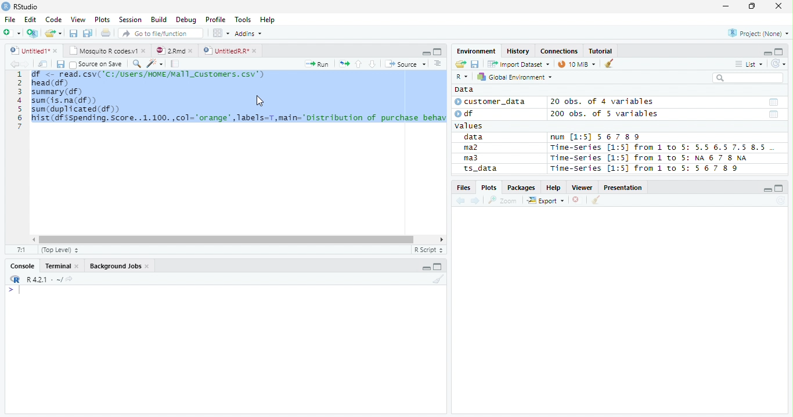 The width and height of the screenshot is (793, 417). What do you see at coordinates (55, 20) in the screenshot?
I see `Code` at bounding box center [55, 20].